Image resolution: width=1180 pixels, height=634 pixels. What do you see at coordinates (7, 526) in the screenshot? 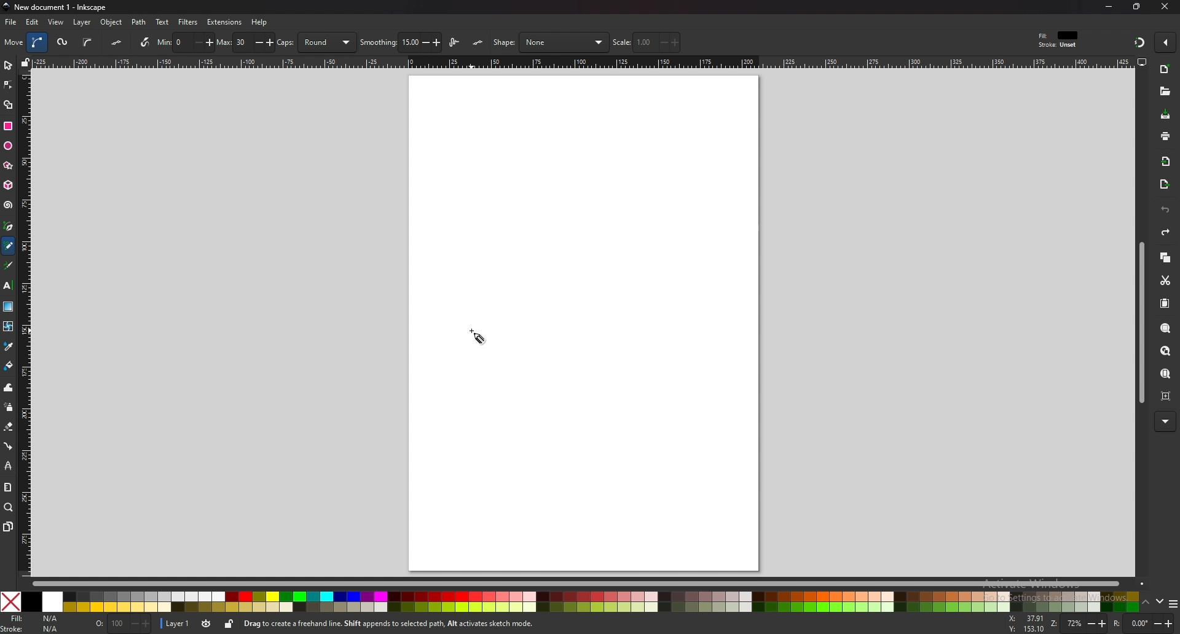
I see `pages` at bounding box center [7, 526].